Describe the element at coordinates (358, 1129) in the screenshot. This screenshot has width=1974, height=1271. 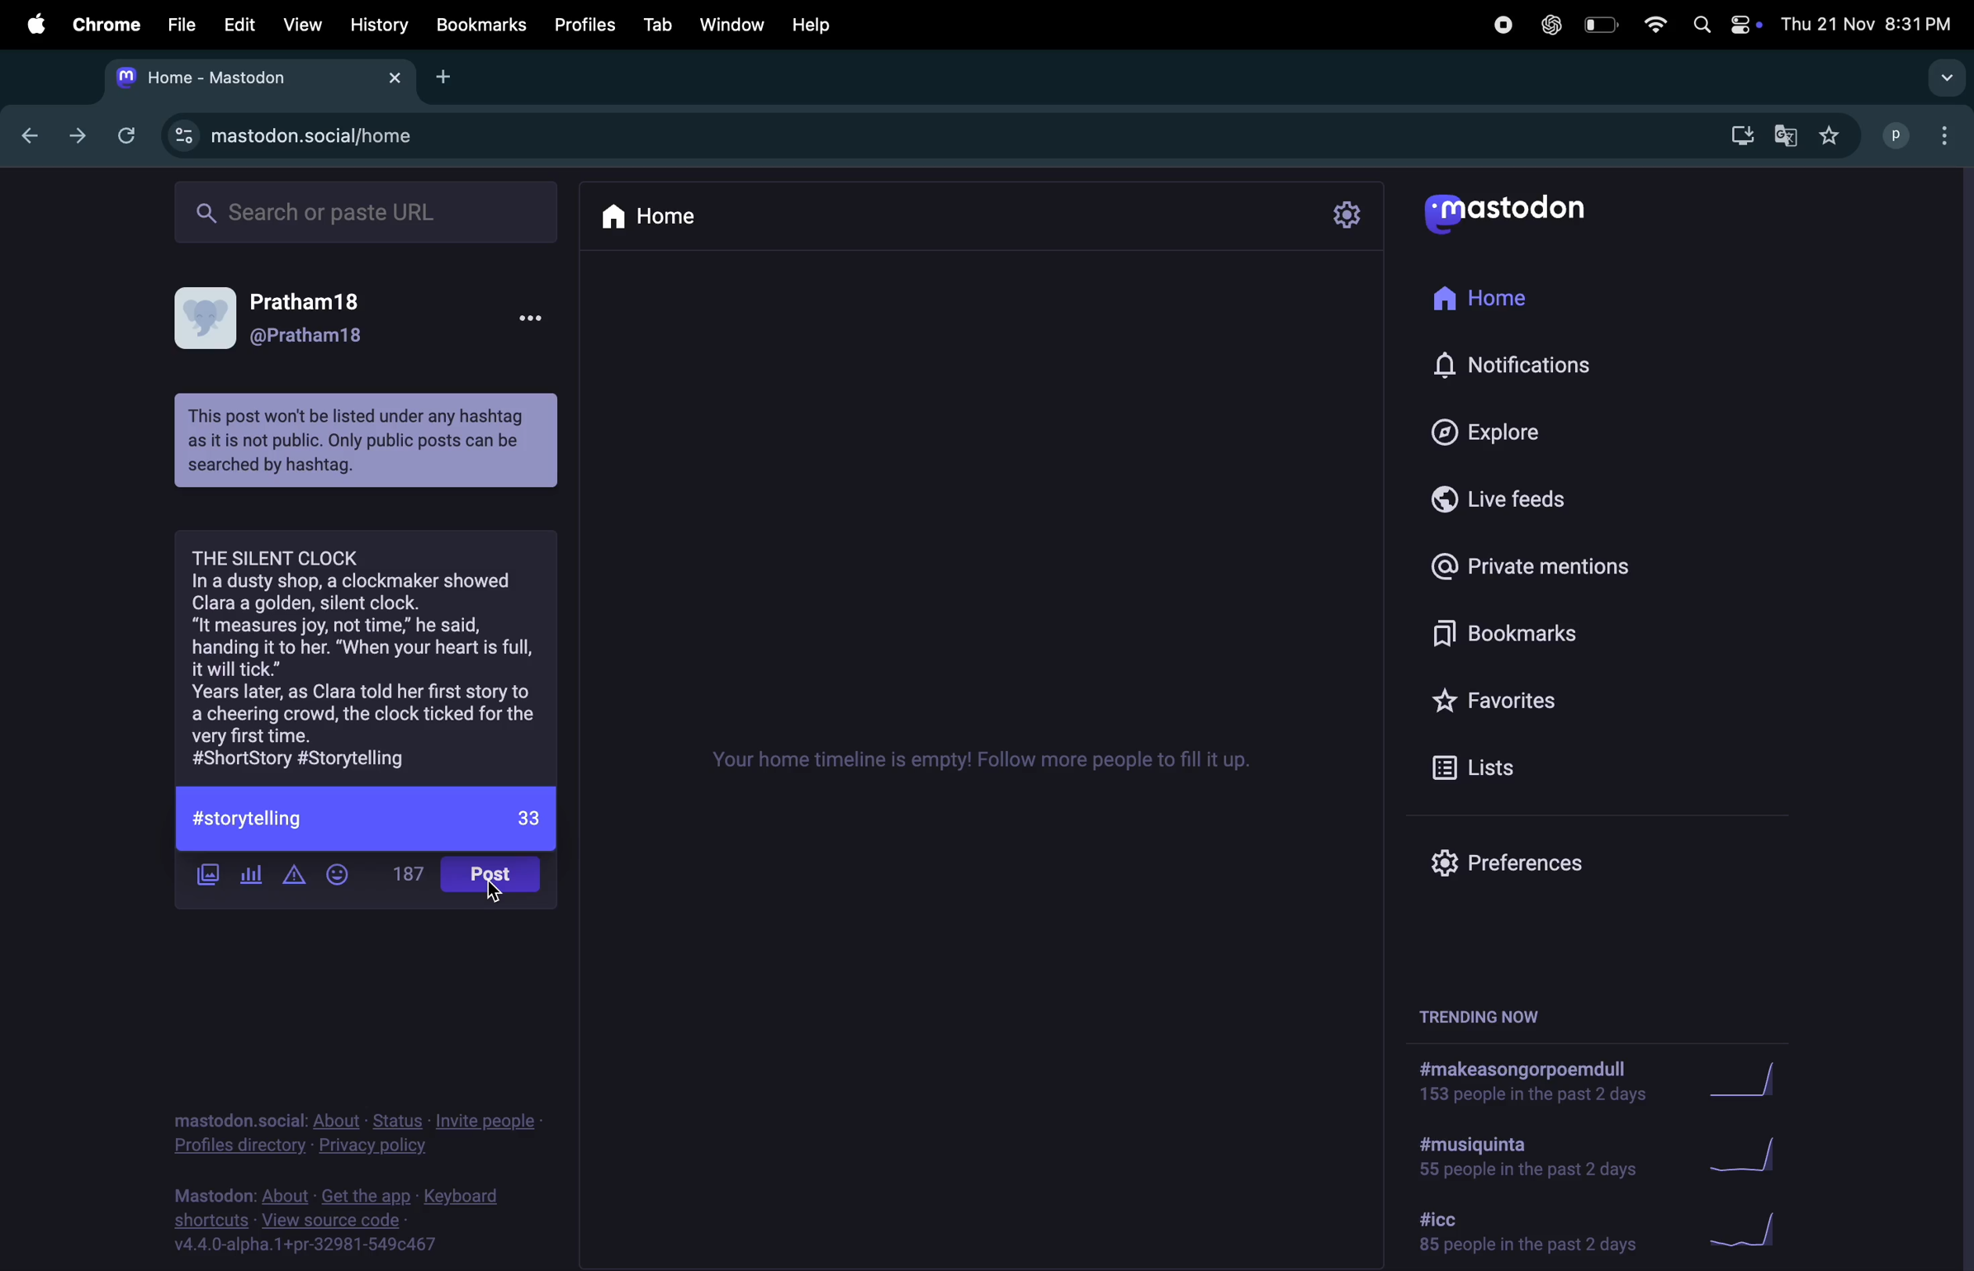
I see `privacy policy` at that location.